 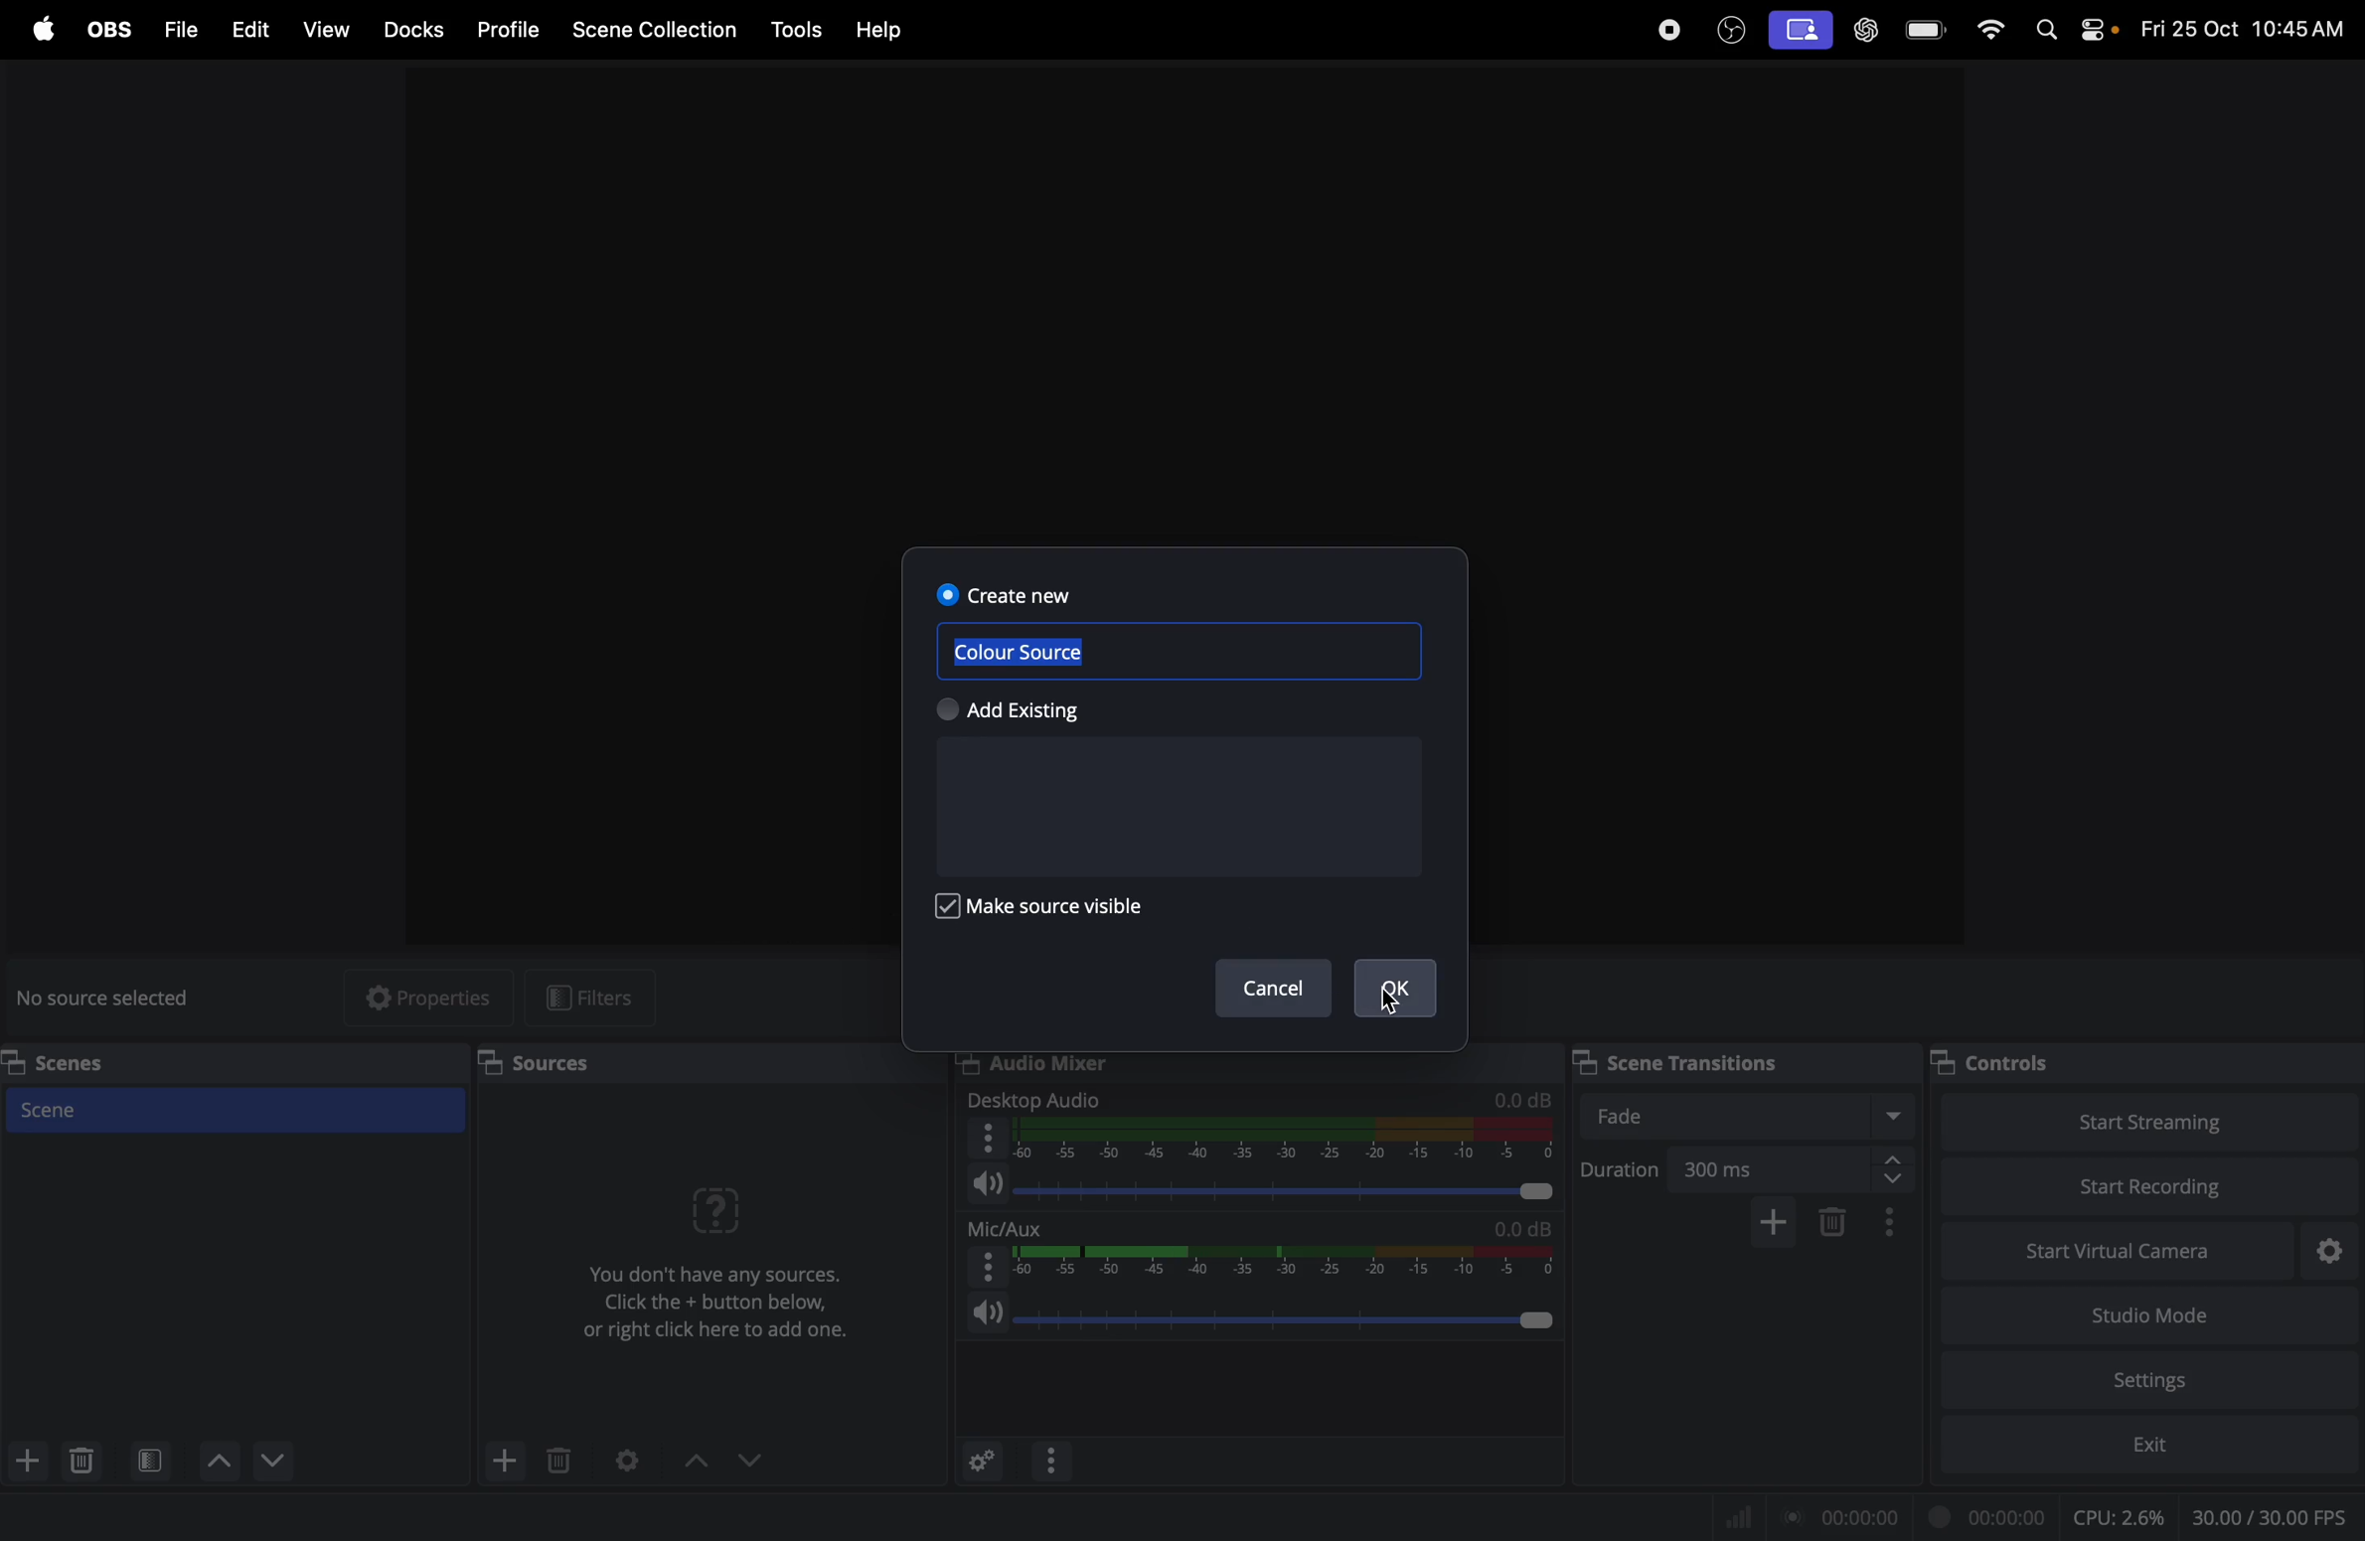 I want to click on move scene down, so click(x=217, y=1461).